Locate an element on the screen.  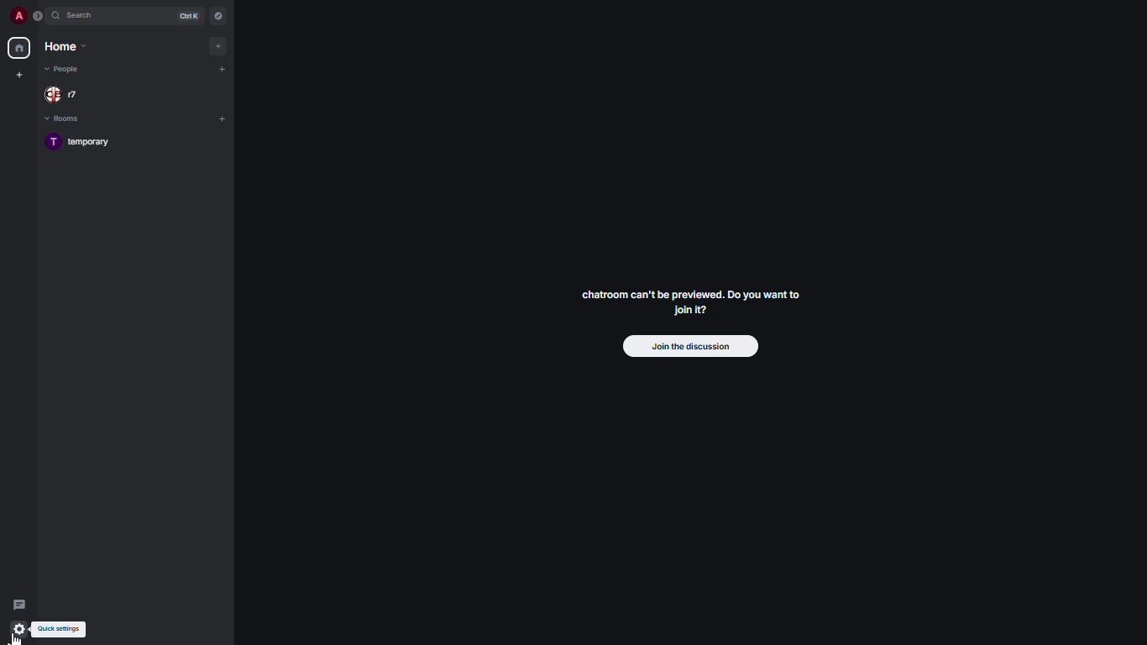
quick settings is located at coordinates (19, 630).